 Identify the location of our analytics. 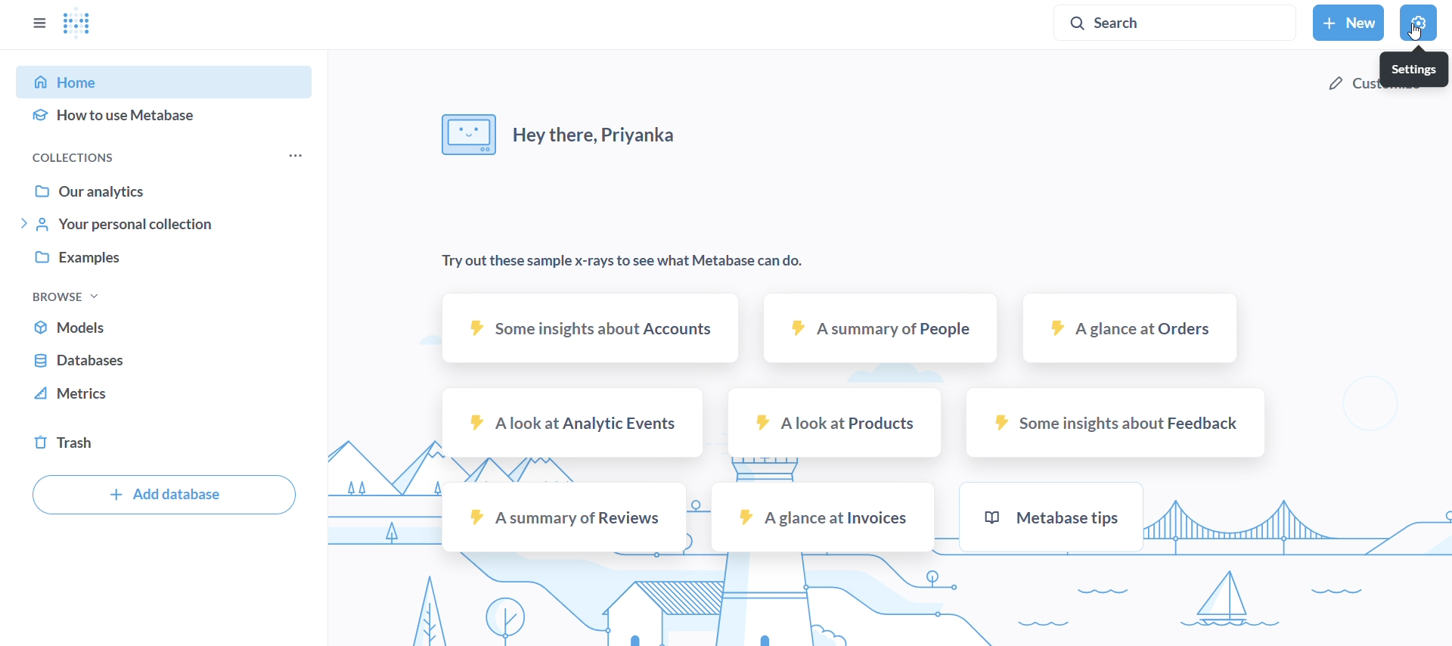
(164, 188).